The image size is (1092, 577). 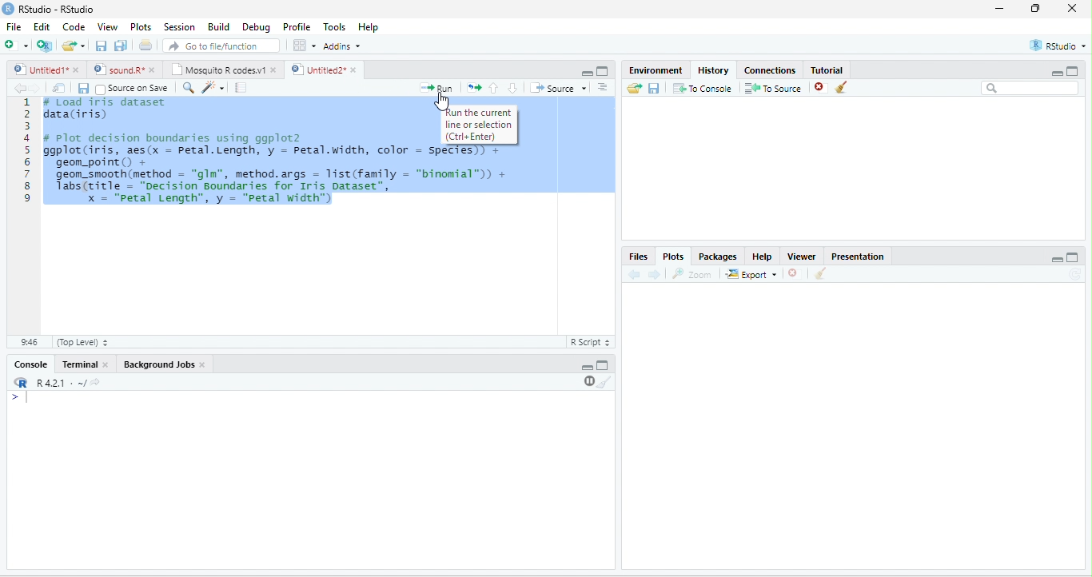 What do you see at coordinates (713, 70) in the screenshot?
I see `History` at bounding box center [713, 70].